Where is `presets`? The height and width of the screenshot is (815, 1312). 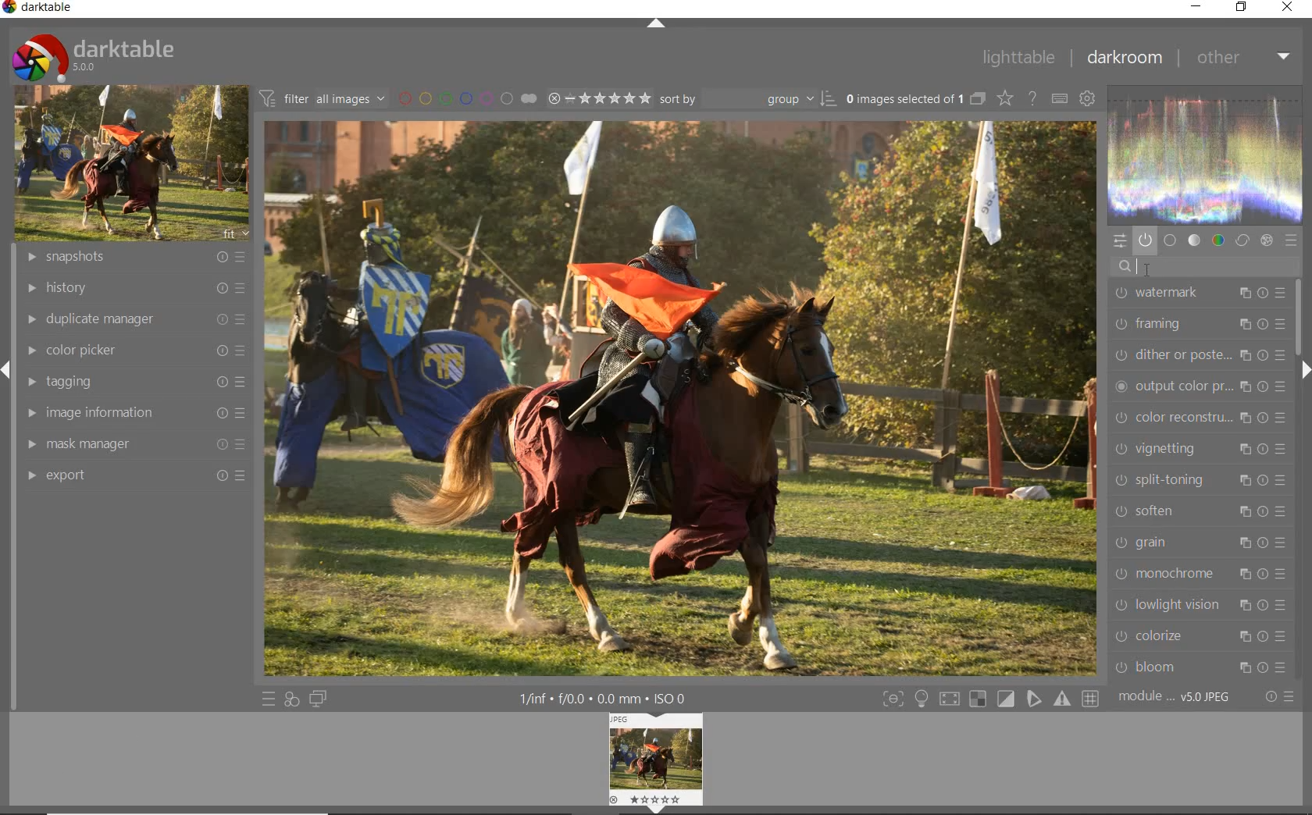 presets is located at coordinates (1292, 241).